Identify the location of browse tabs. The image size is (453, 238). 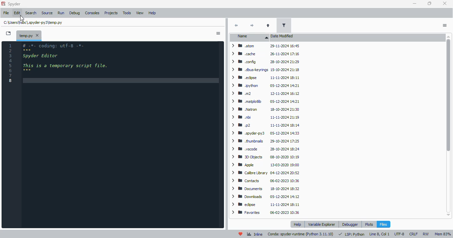
(8, 33).